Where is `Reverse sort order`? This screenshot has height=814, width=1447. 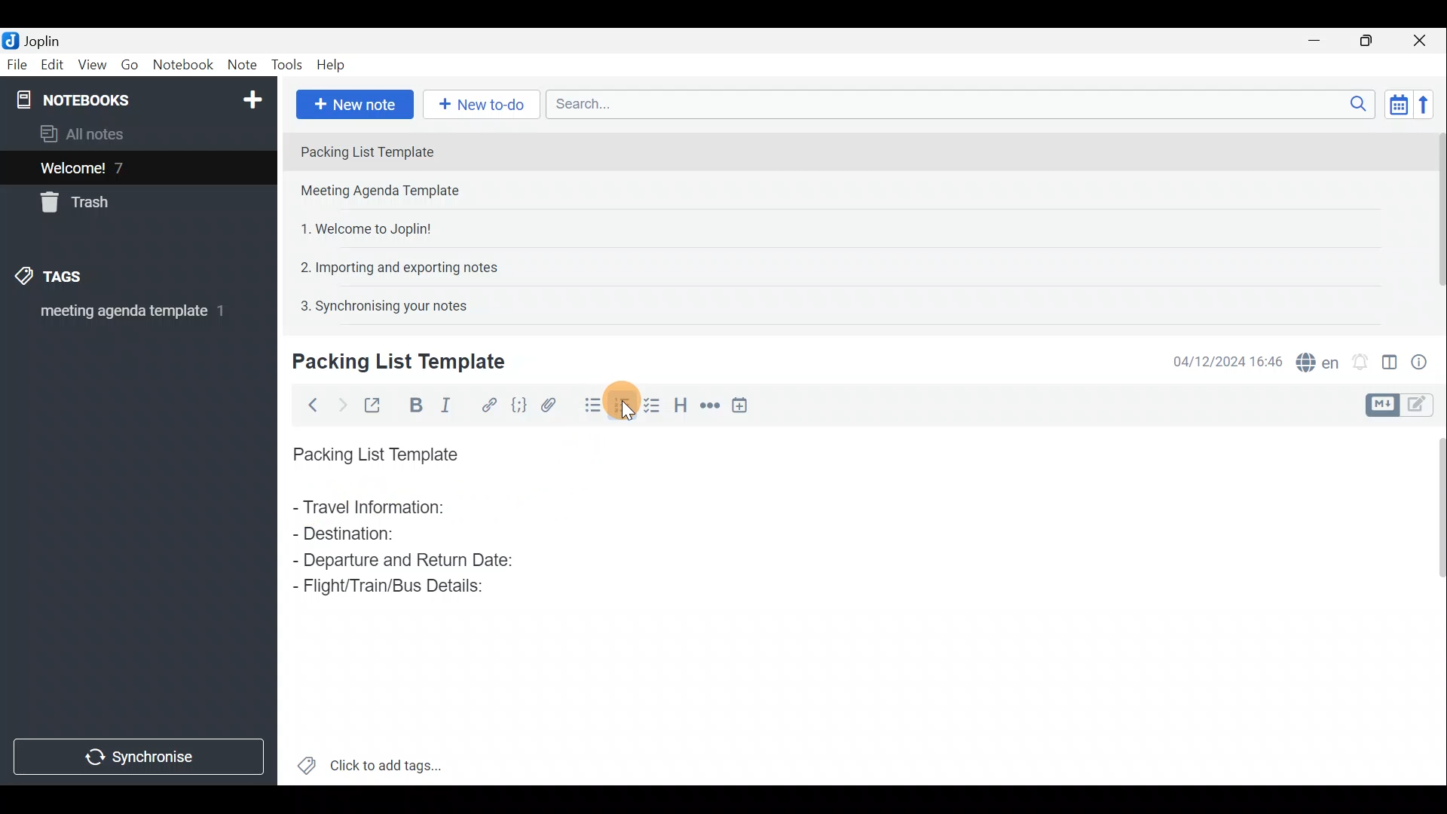 Reverse sort order is located at coordinates (1429, 103).